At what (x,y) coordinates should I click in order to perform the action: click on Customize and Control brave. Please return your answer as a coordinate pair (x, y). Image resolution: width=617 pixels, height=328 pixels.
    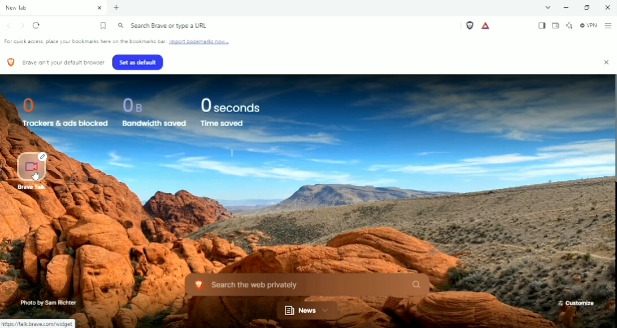
    Looking at the image, I should click on (609, 26).